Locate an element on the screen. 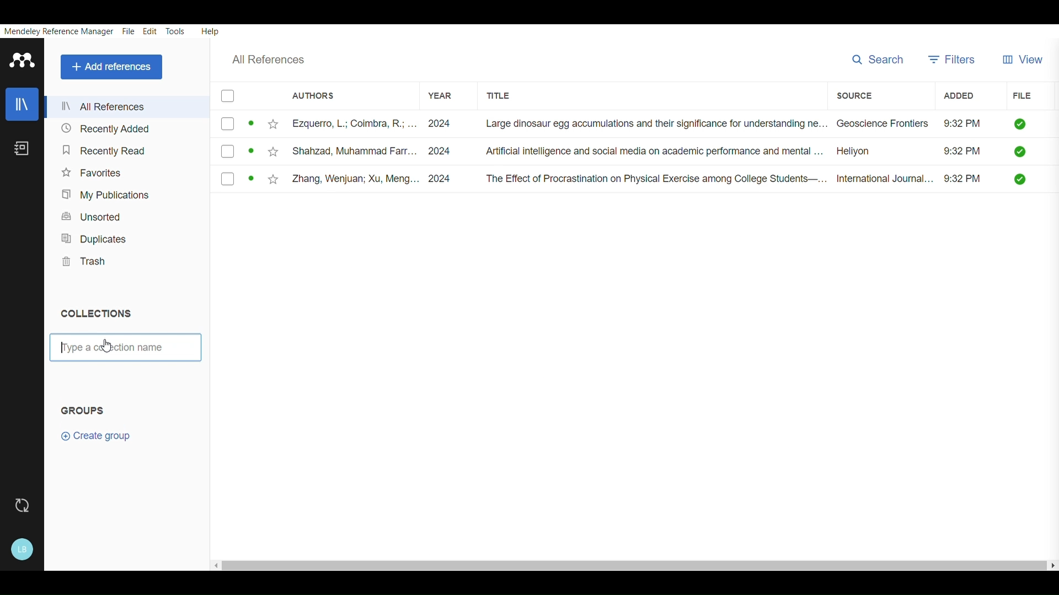 The image size is (1059, 595). Ezquerro, L.; Coimbra, R.; .. is located at coordinates (339, 125).